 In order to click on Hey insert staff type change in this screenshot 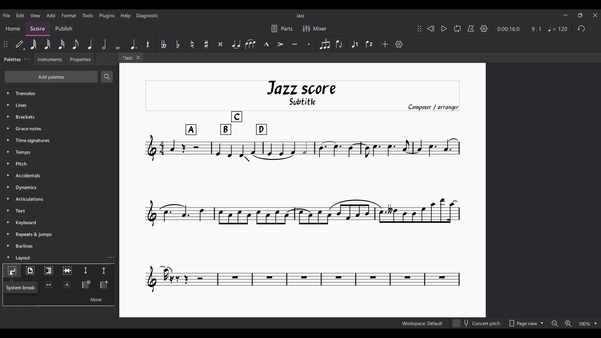, I will do `click(86, 285)`.